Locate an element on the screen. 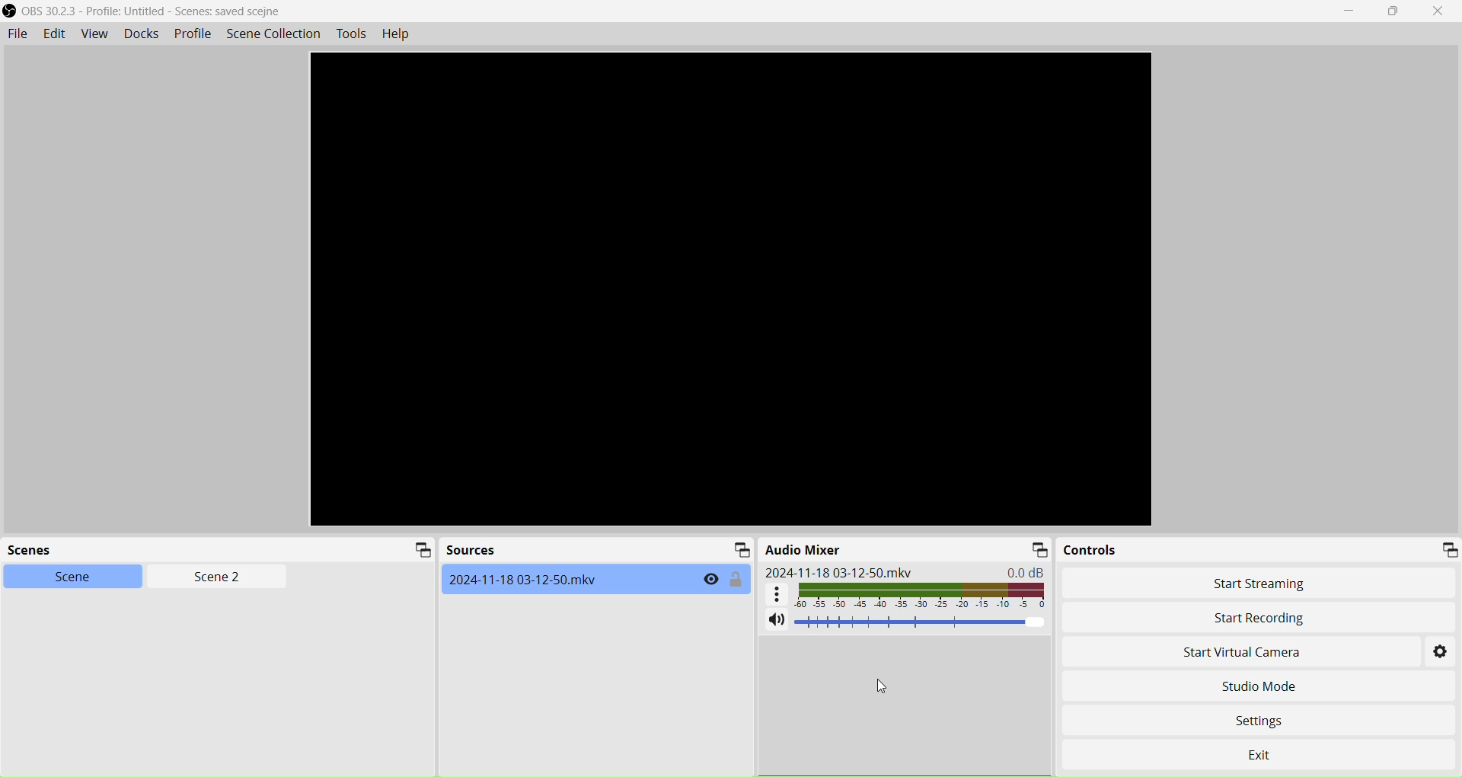  Profile is located at coordinates (193, 34).